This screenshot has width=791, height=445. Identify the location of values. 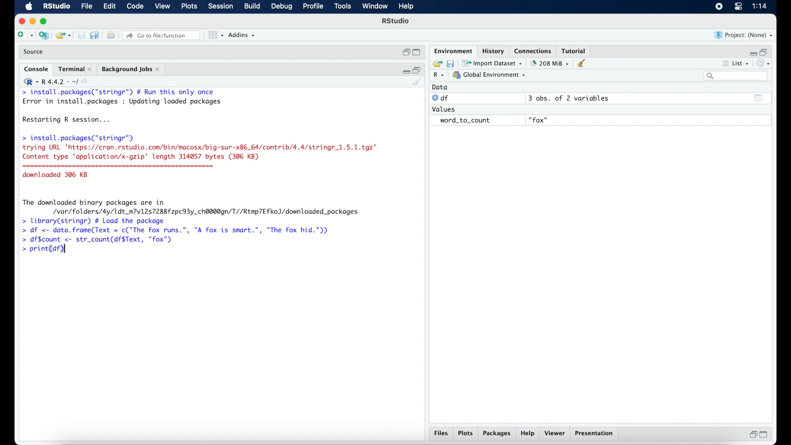
(445, 108).